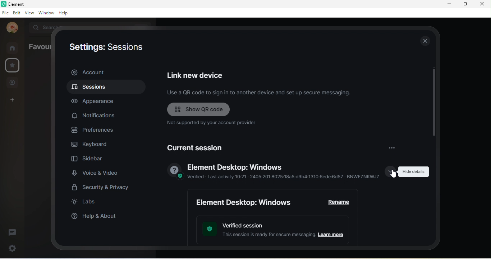  I want to click on cursor movement, so click(394, 175).